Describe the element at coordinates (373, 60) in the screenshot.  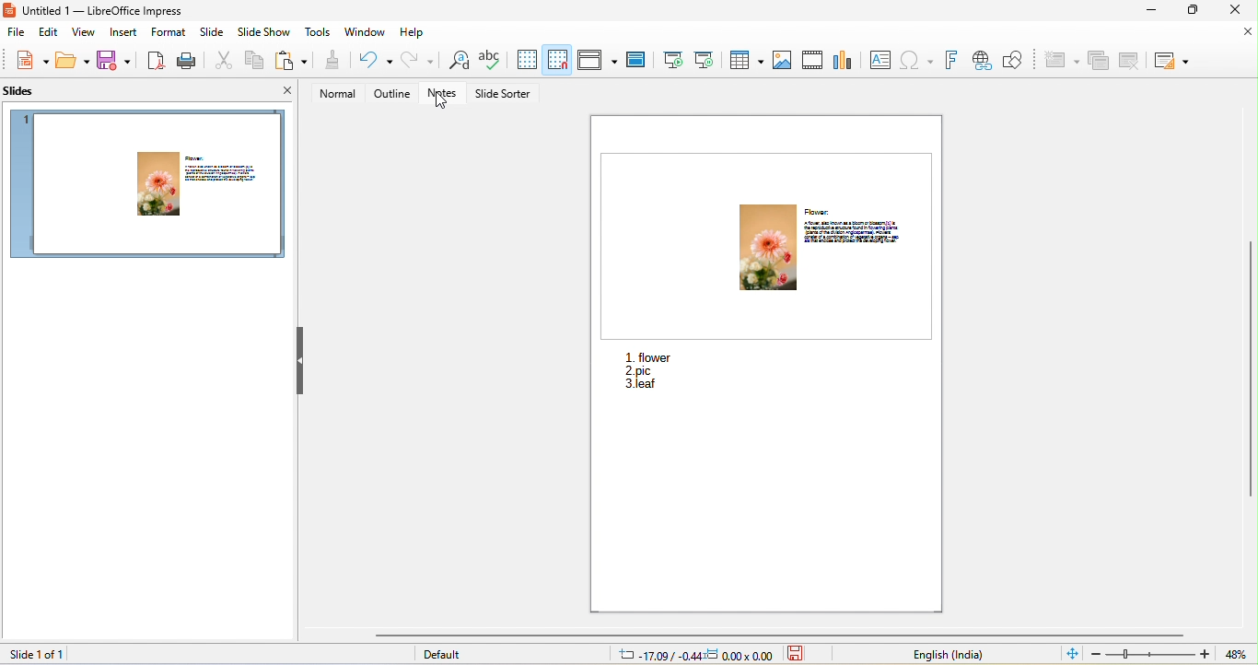
I see `undo` at that location.